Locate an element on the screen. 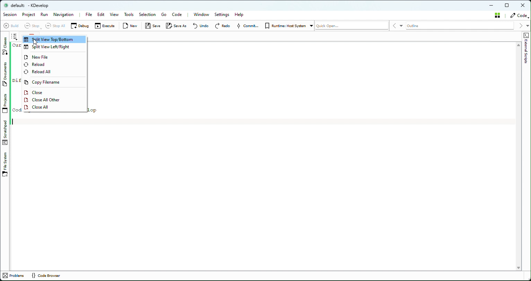  Navigation is located at coordinates (63, 15).